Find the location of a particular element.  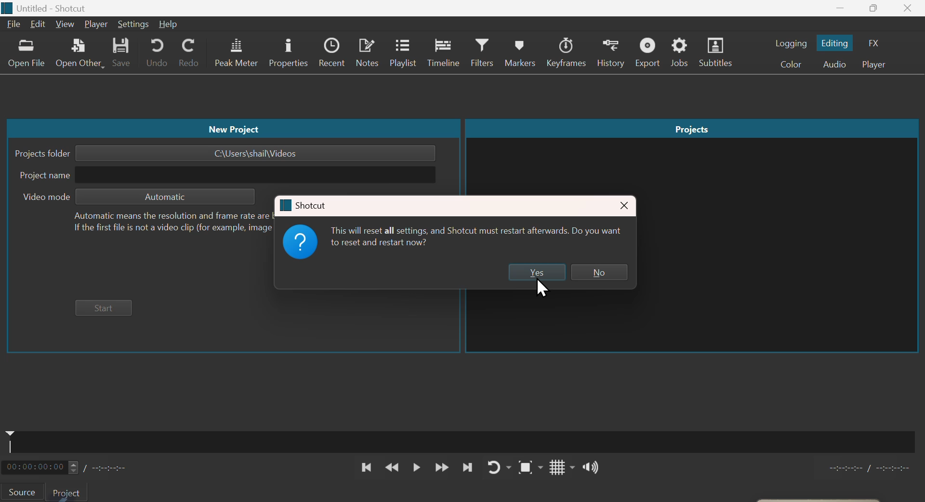

Colour is located at coordinates (790, 65).